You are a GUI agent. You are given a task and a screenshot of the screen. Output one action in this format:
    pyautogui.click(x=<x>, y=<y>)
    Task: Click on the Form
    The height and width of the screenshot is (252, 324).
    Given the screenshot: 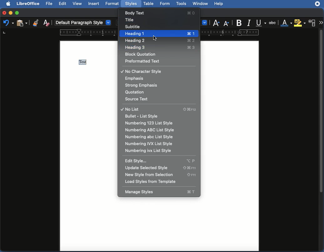 What is the action you would take?
    pyautogui.click(x=165, y=4)
    